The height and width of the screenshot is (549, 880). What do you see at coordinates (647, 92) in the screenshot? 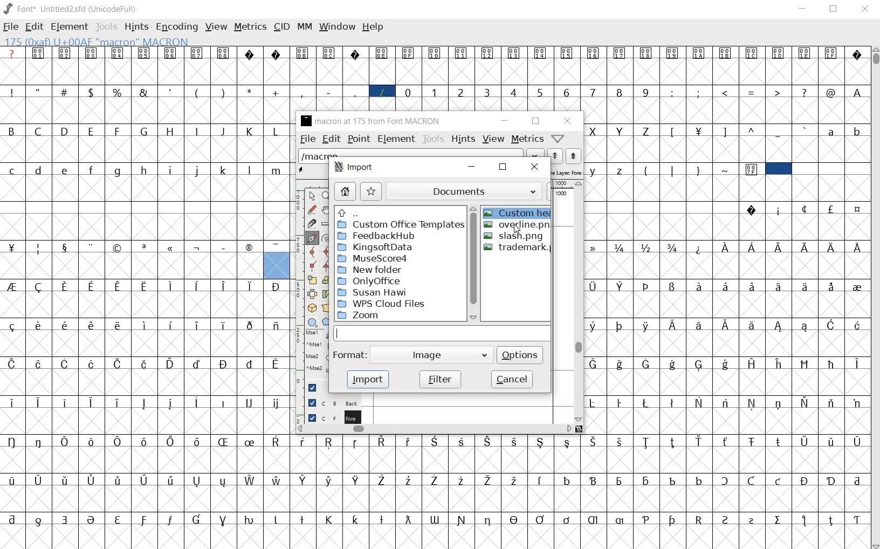
I see `9` at bounding box center [647, 92].